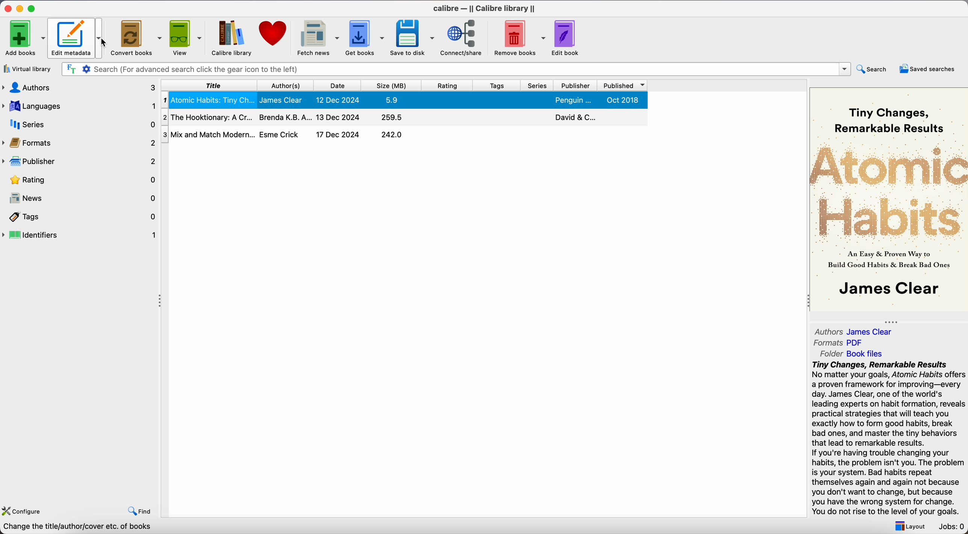 The width and height of the screenshot is (968, 534). I want to click on Oct 2018, so click(622, 100).